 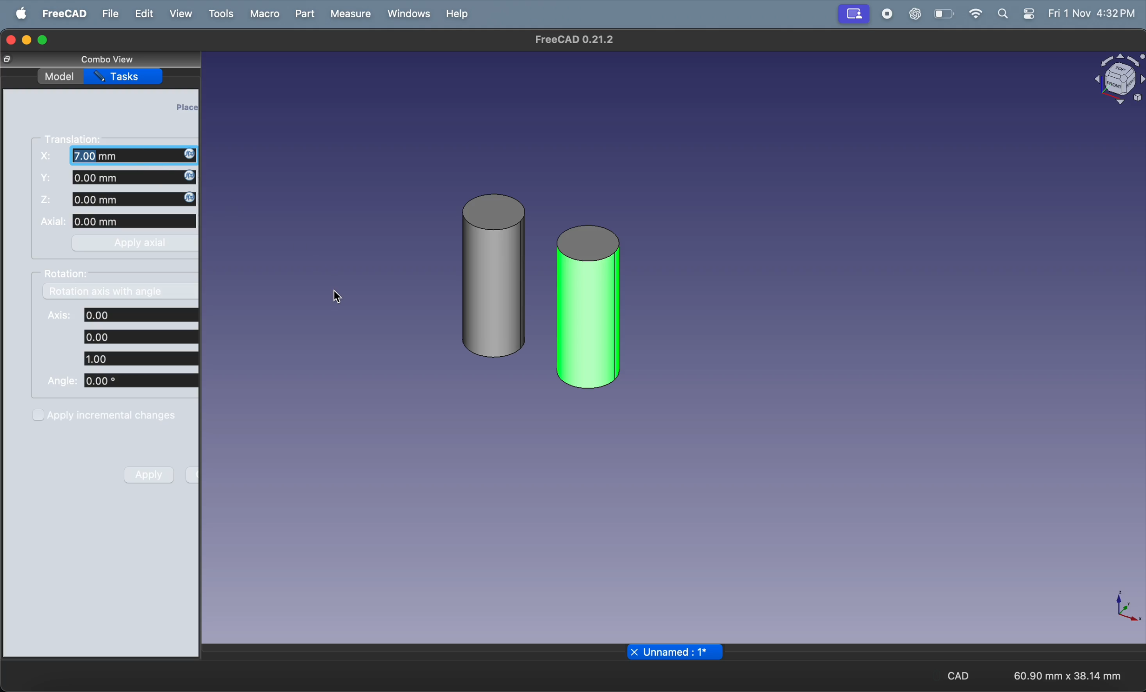 What do you see at coordinates (142, 337) in the screenshot?
I see `axis coordinates` at bounding box center [142, 337].